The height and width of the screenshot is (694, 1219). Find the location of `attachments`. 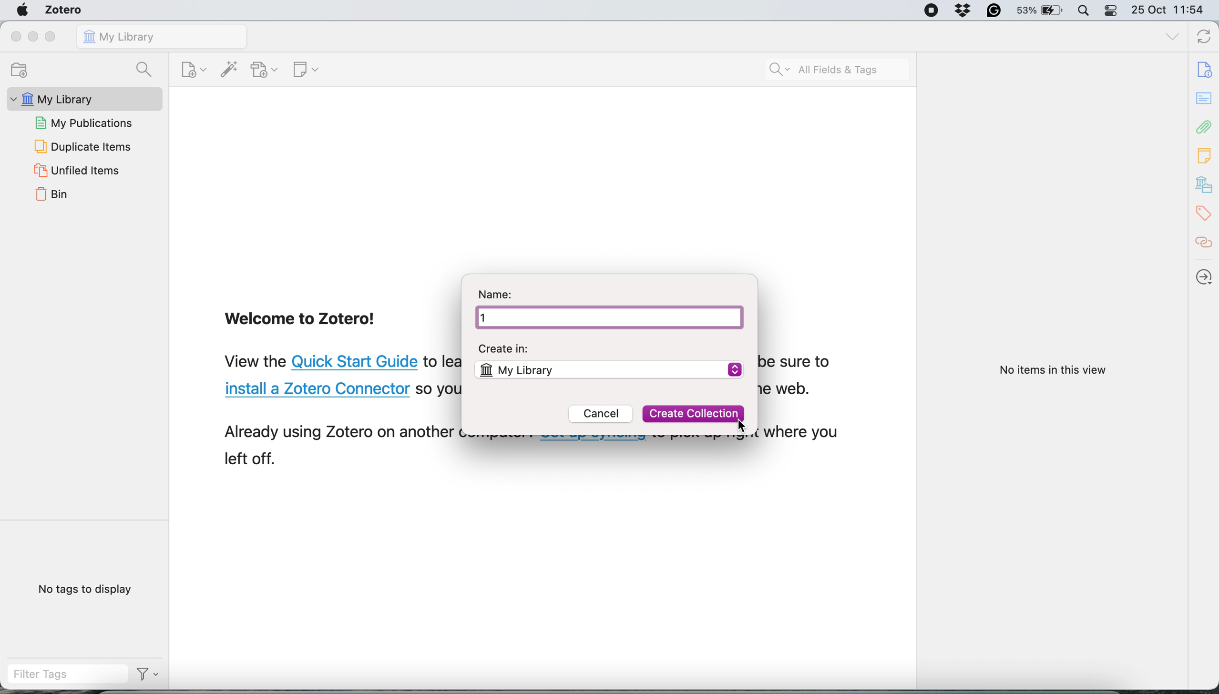

attachments is located at coordinates (1204, 128).